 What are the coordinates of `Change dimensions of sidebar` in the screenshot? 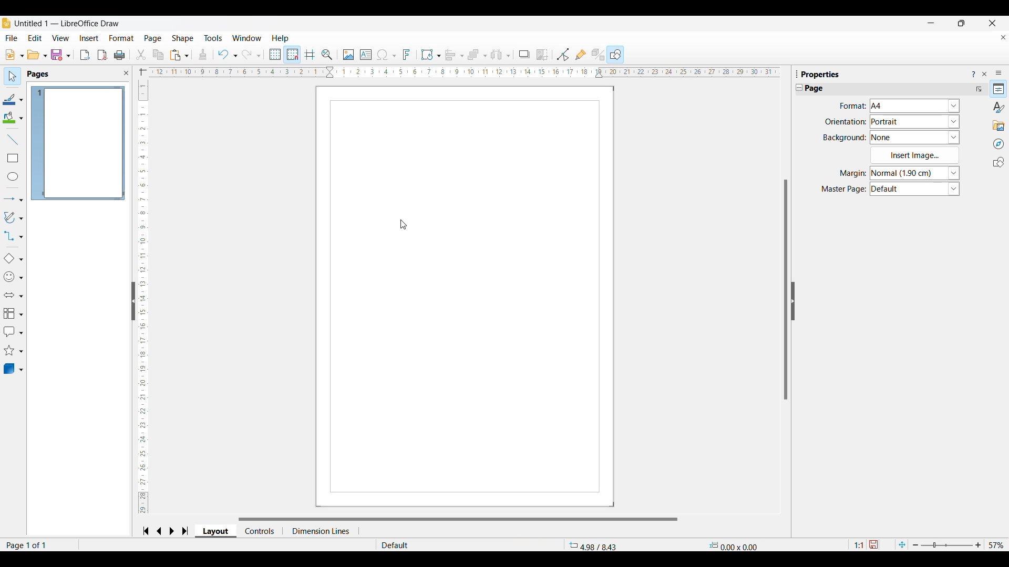 It's located at (797, 73).